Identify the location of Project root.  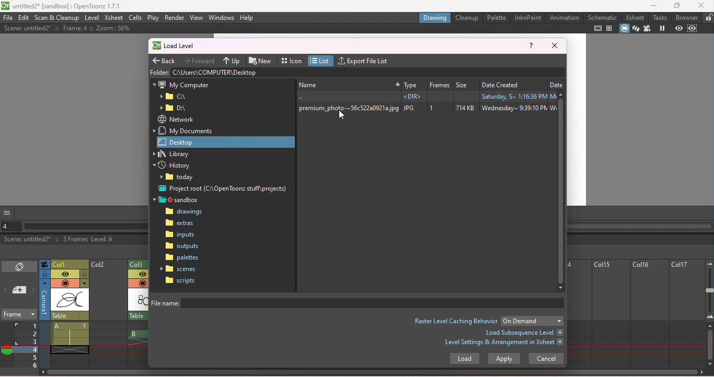
(224, 190).